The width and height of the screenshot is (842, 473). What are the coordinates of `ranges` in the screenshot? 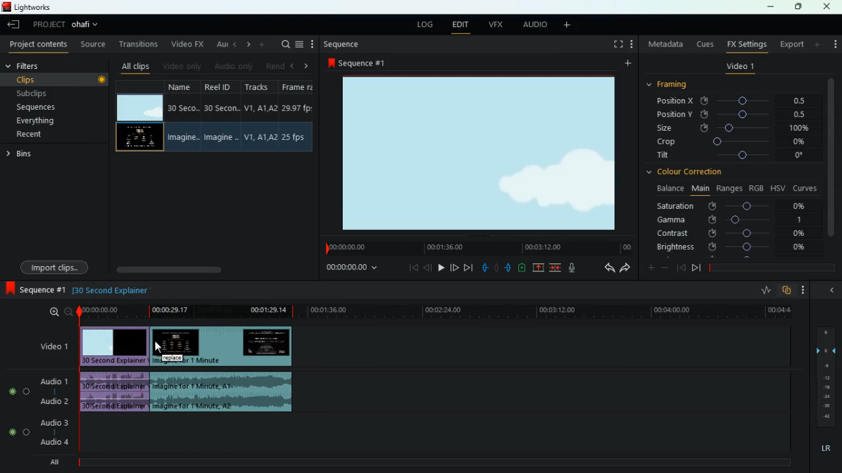 It's located at (729, 188).